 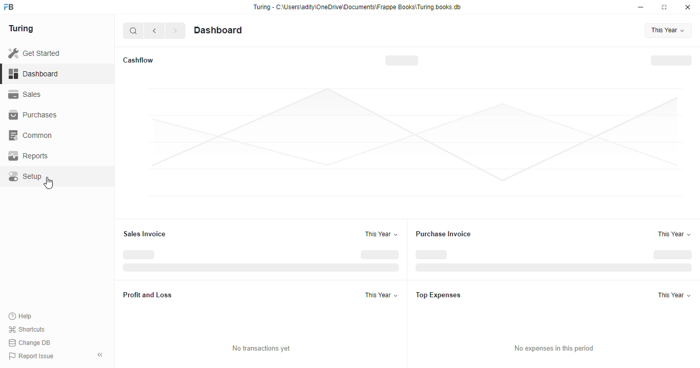 I want to click on Help, so click(x=28, y=316).